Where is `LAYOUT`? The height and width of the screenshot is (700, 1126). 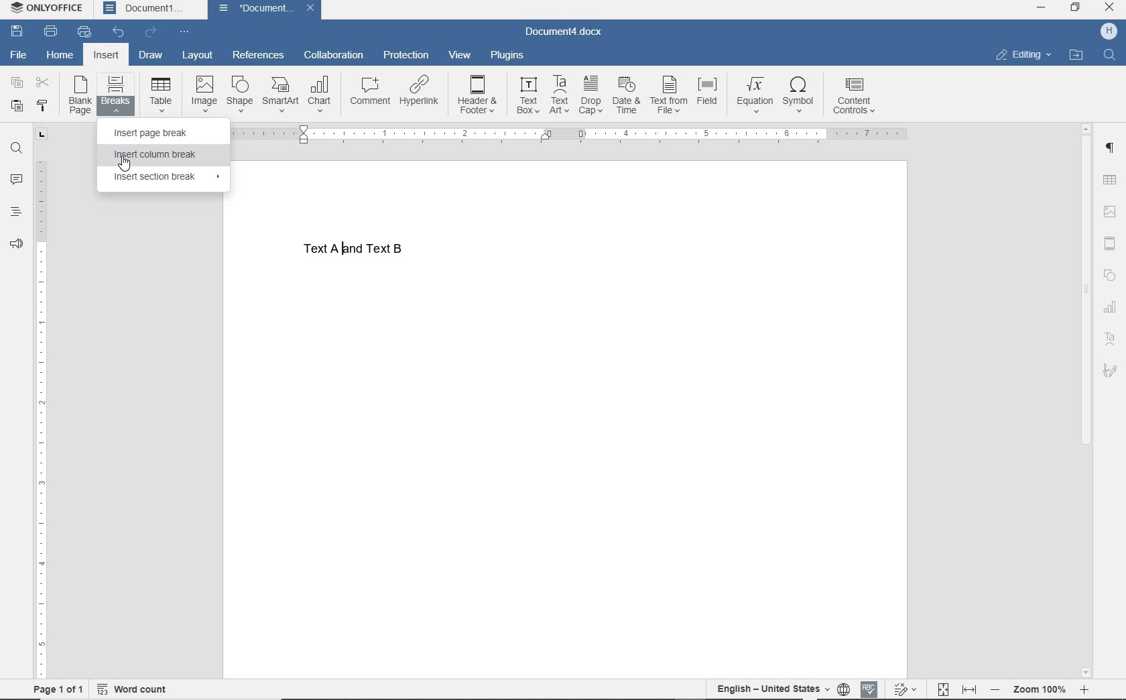 LAYOUT is located at coordinates (198, 56).